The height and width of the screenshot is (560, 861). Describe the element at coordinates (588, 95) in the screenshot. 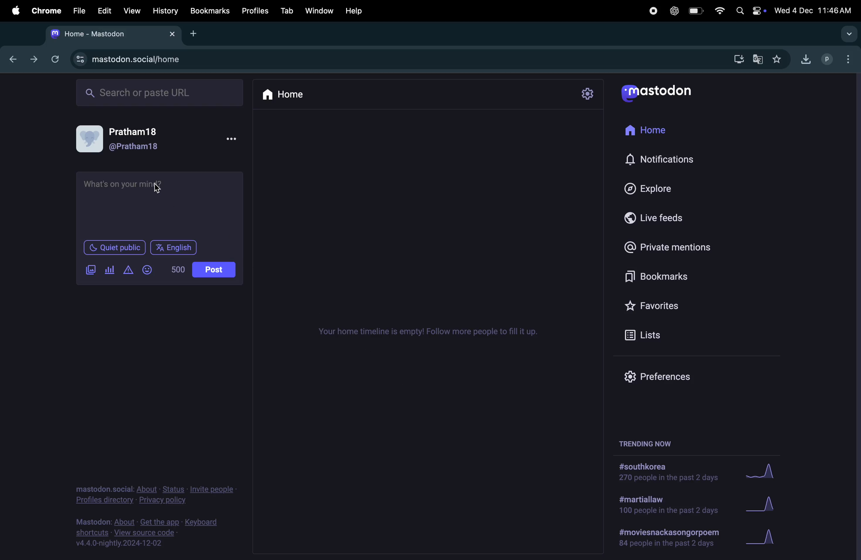

I see `setting` at that location.